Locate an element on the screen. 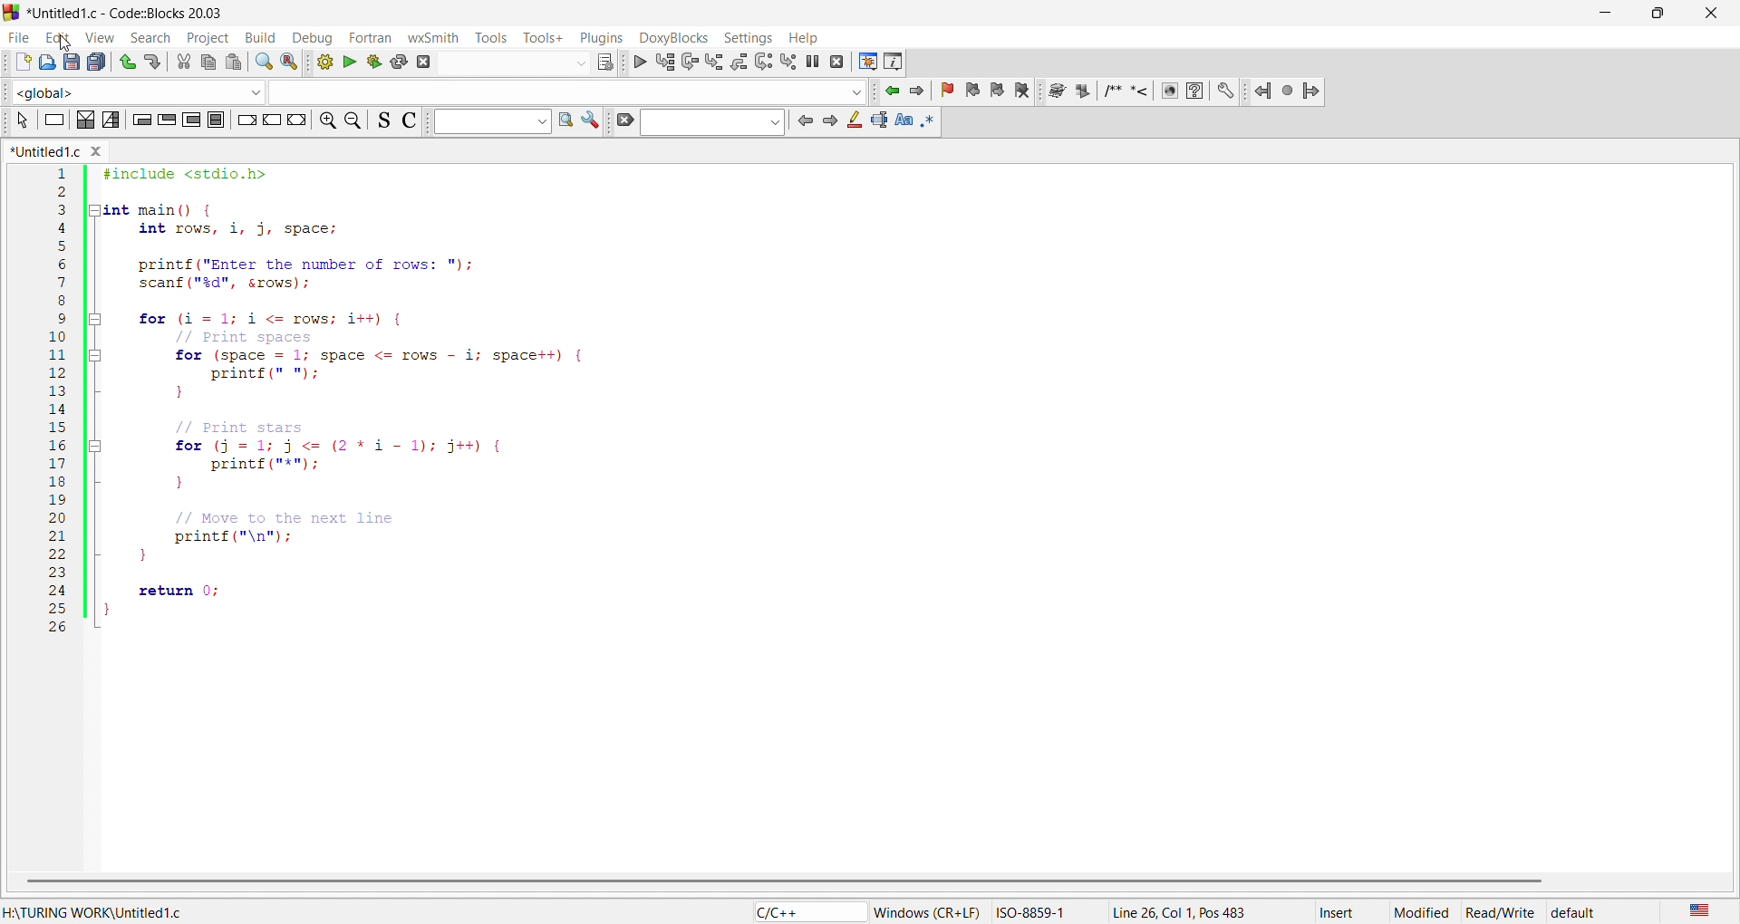 The width and height of the screenshot is (1740, 924). build is located at coordinates (256, 36).